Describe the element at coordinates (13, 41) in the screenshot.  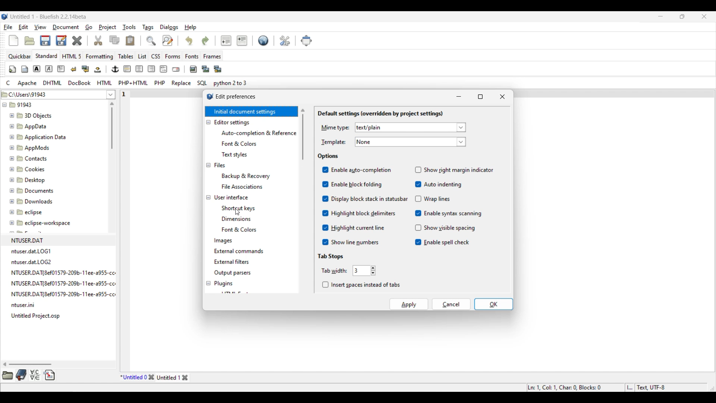
I see `New` at that location.